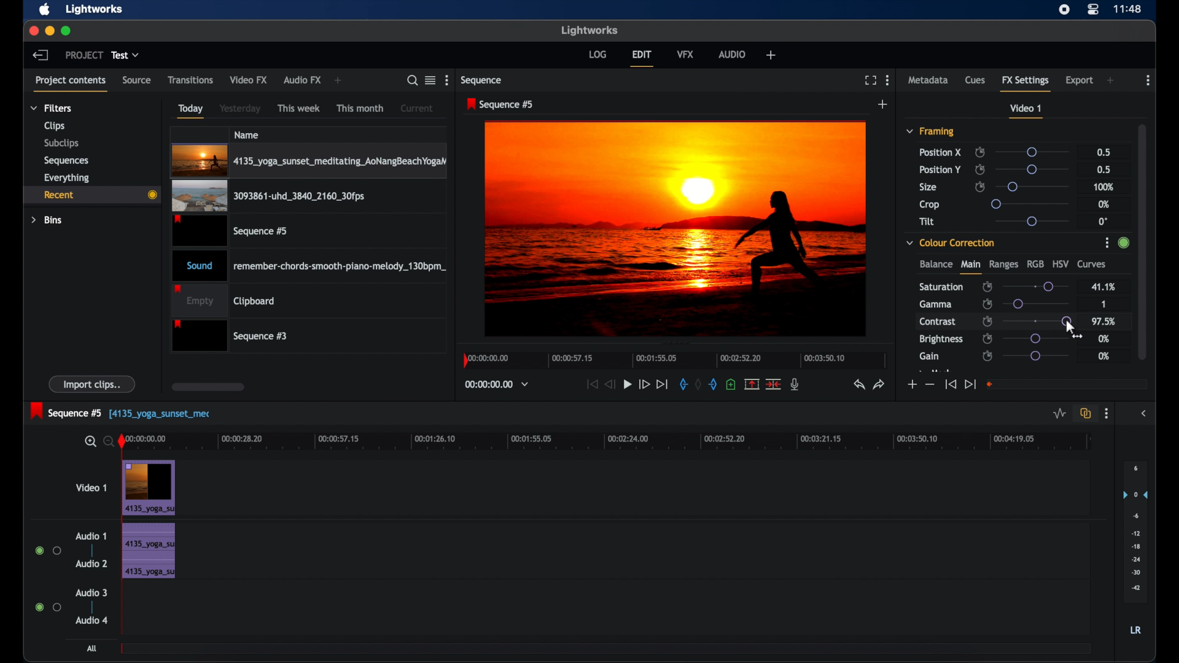 Image resolution: width=1179 pixels, height=663 pixels. I want to click on radio buttons, so click(49, 551).